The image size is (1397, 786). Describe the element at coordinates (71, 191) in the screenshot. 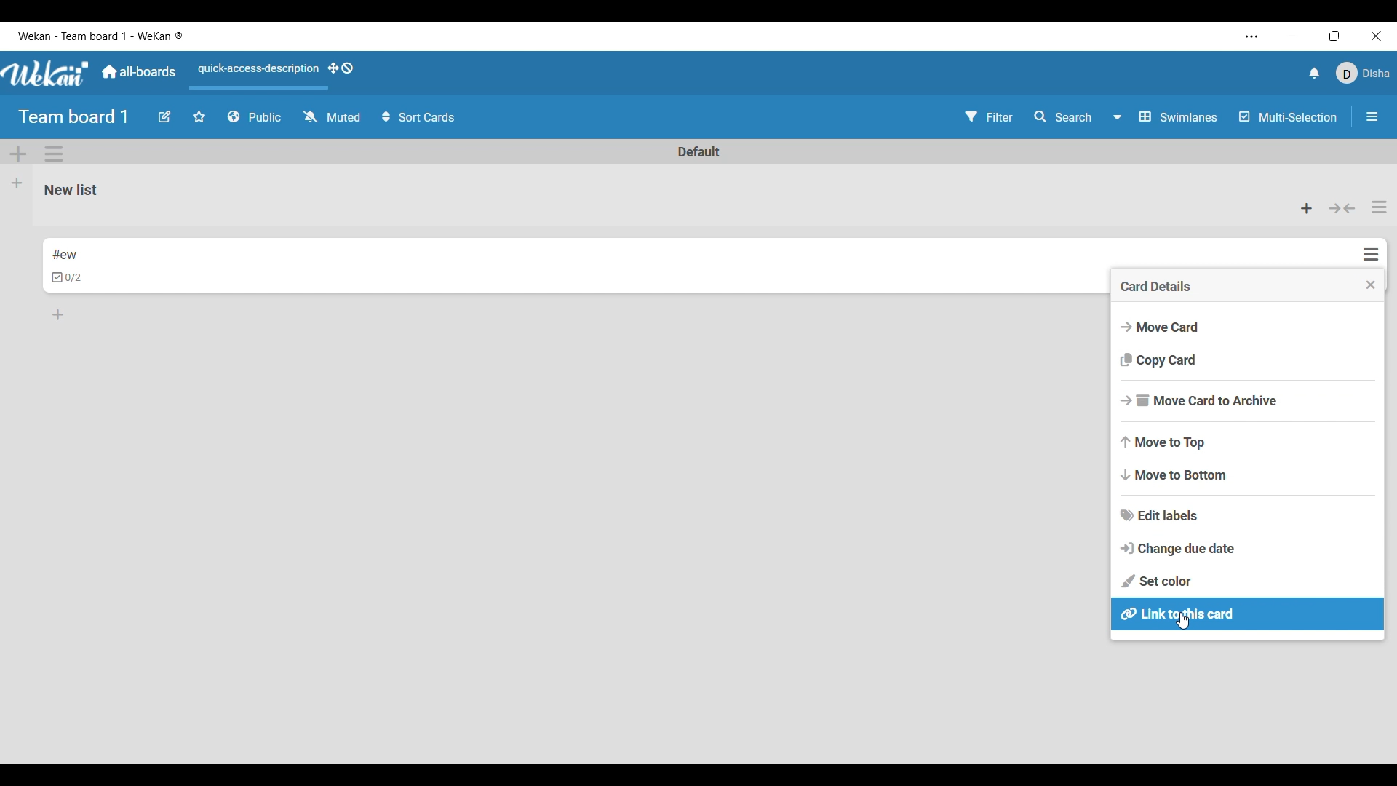

I see `List name` at that location.